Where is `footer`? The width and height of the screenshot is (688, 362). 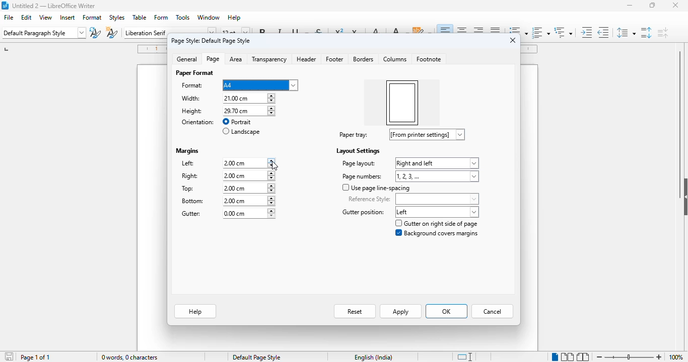 footer is located at coordinates (334, 59).